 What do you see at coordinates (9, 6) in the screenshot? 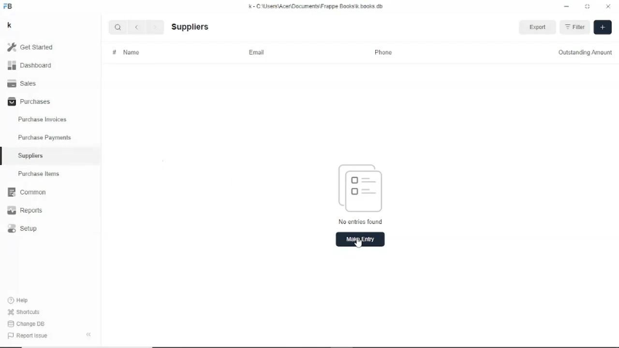
I see `FB` at bounding box center [9, 6].